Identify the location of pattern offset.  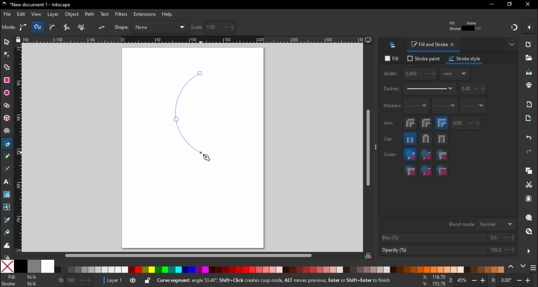
(474, 90).